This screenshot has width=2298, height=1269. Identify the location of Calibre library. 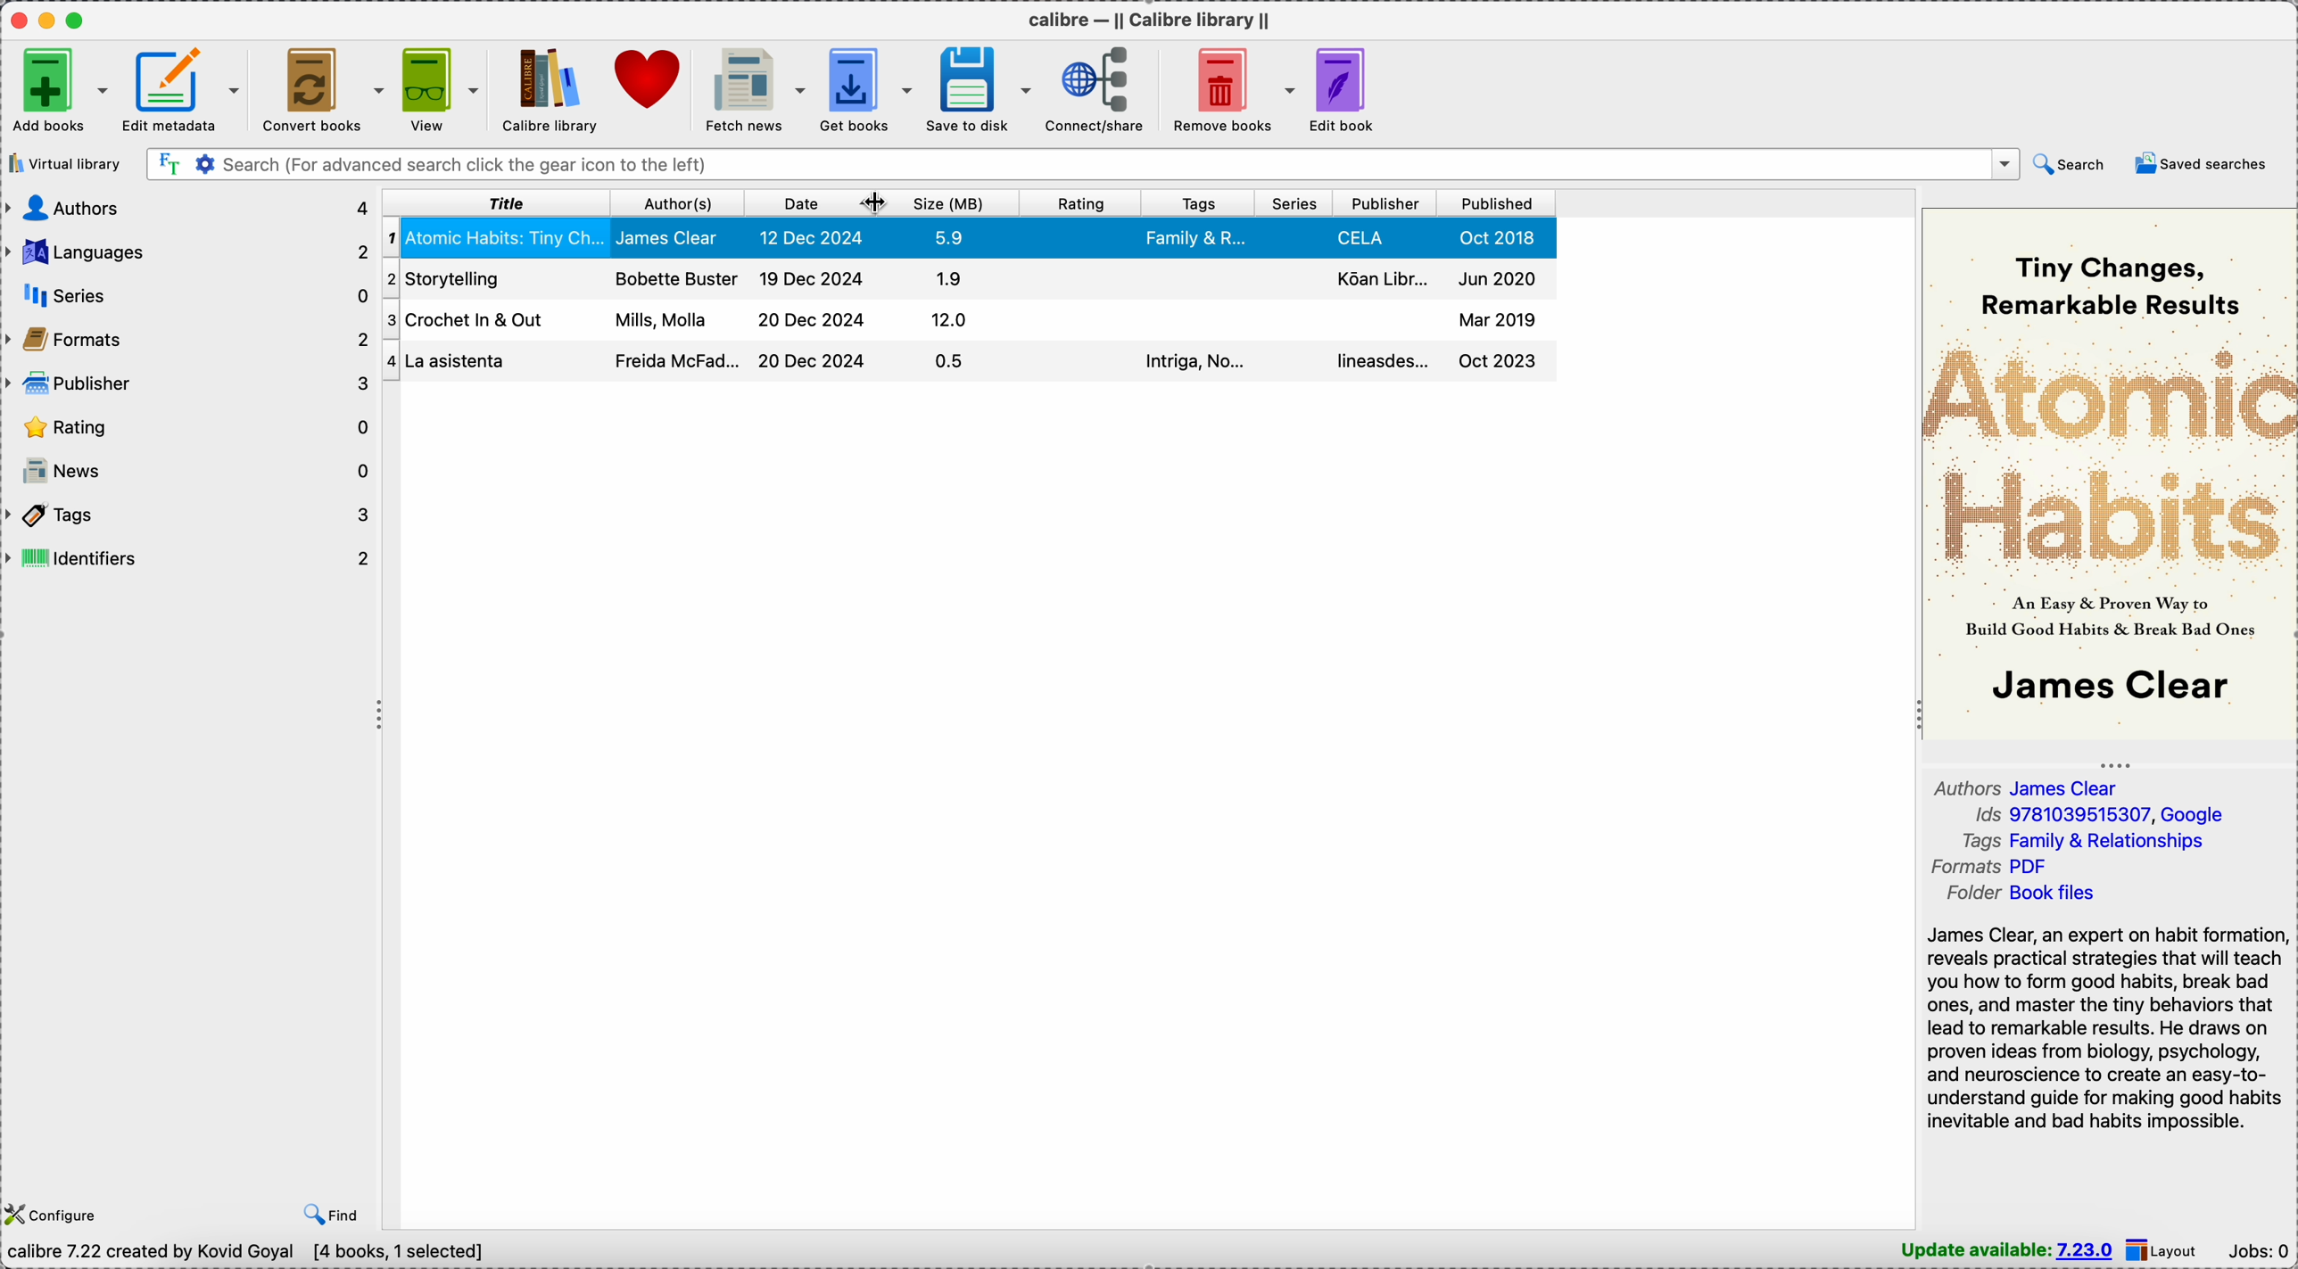
(546, 88).